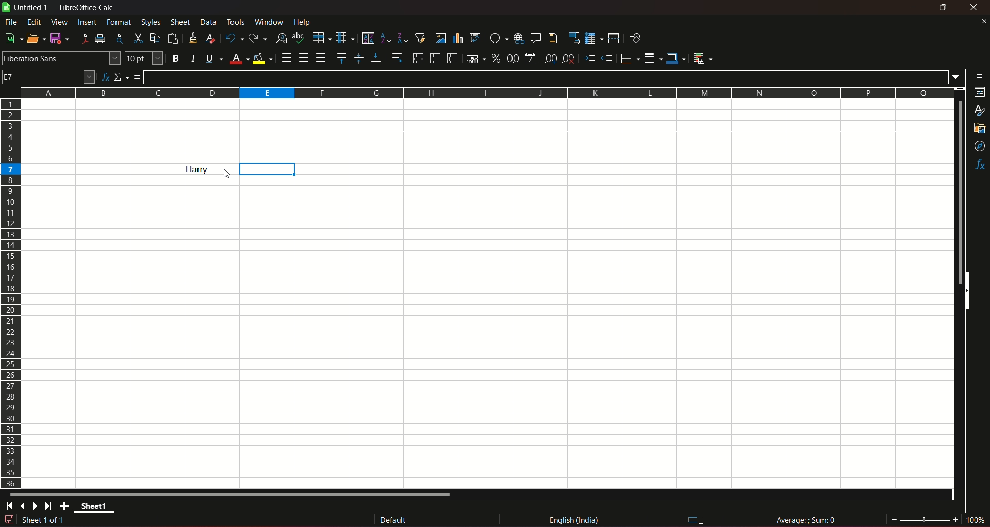  What do you see at coordinates (451, 59) in the screenshot?
I see `unmerge` at bounding box center [451, 59].